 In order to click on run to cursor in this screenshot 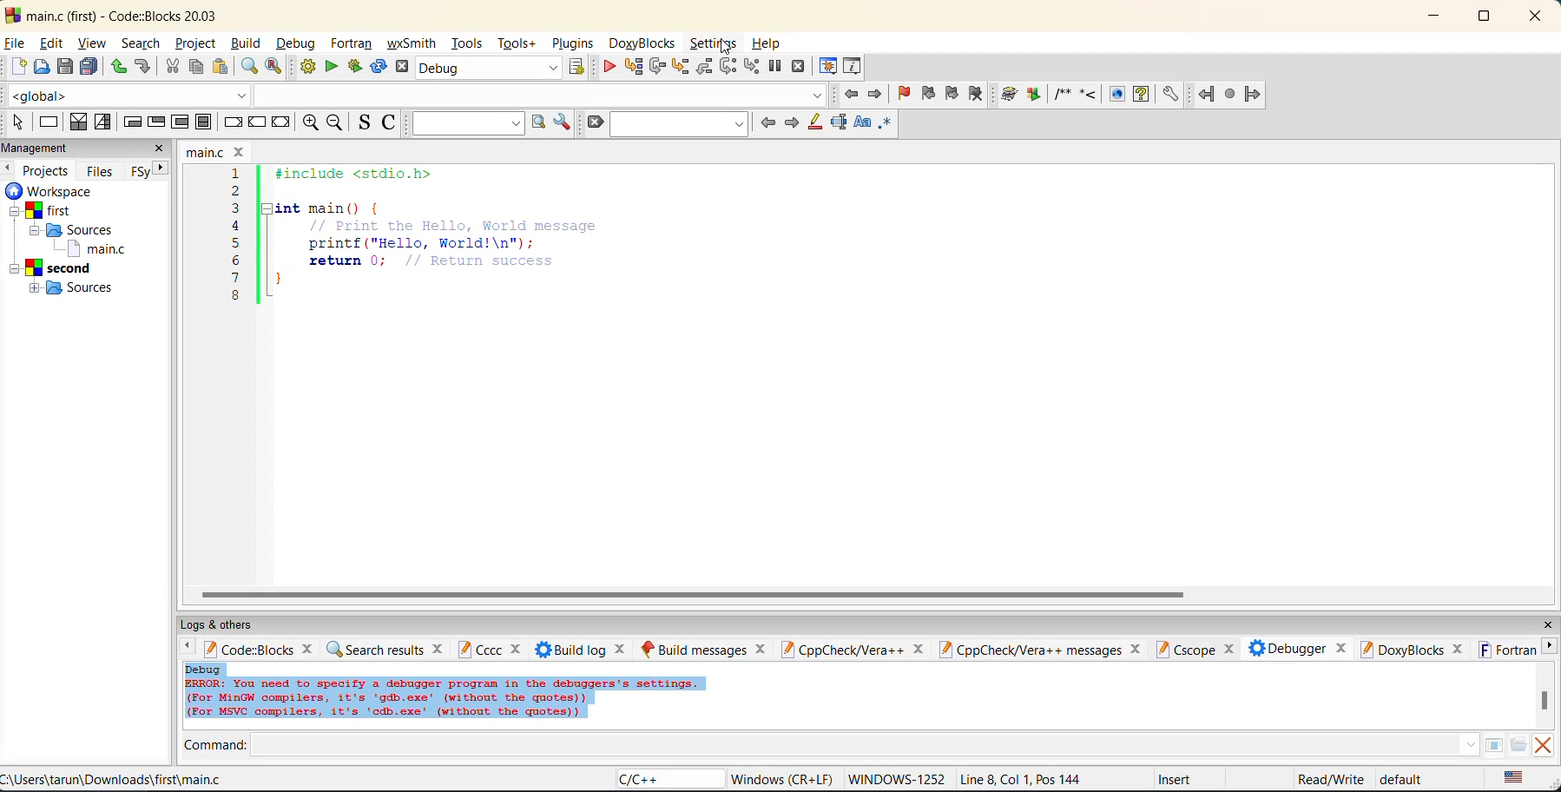, I will do `click(632, 67)`.